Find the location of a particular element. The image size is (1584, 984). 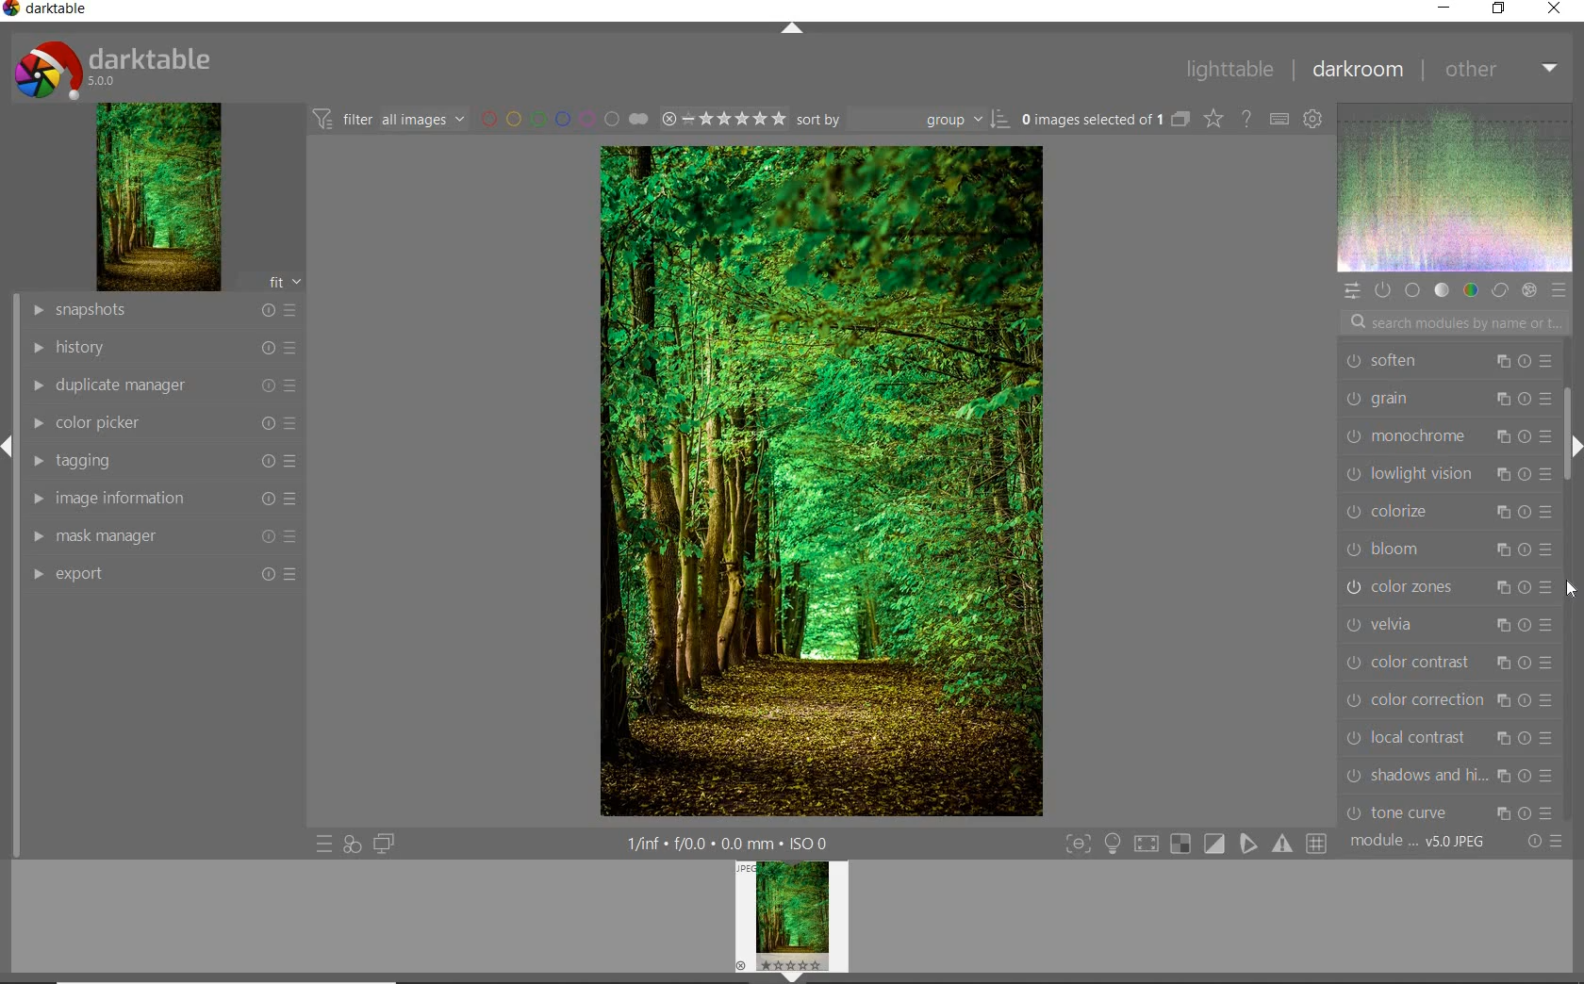

OTHER INTERFACE DETAILS is located at coordinates (727, 843).